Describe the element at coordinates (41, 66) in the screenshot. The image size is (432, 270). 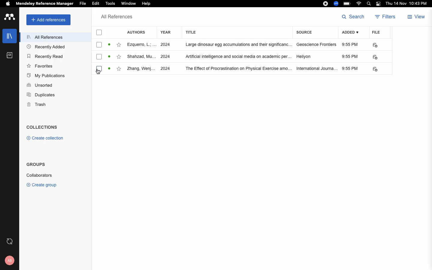
I see `Favorites` at that location.